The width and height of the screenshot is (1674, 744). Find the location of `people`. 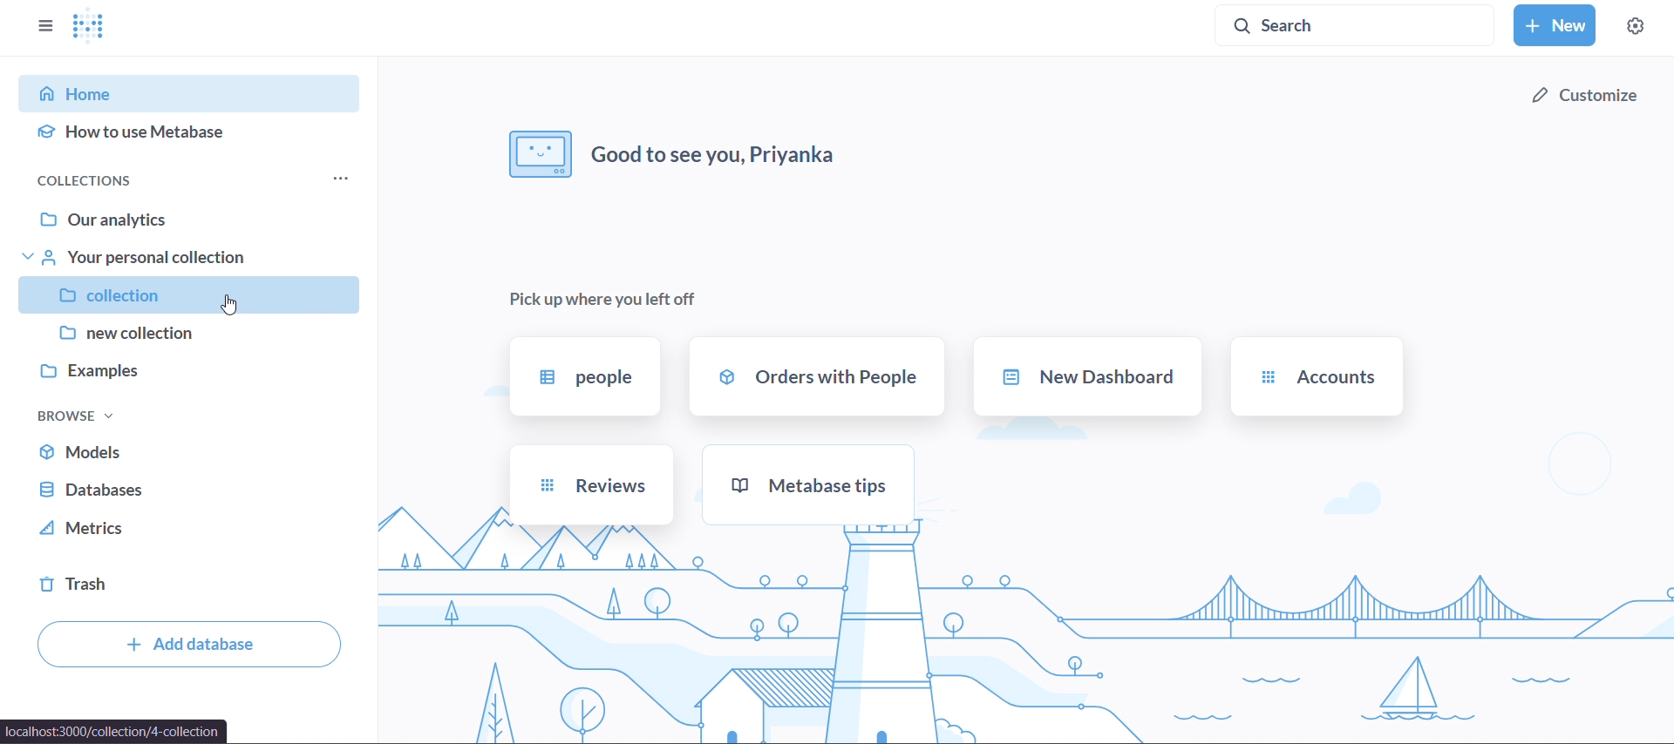

people is located at coordinates (582, 375).